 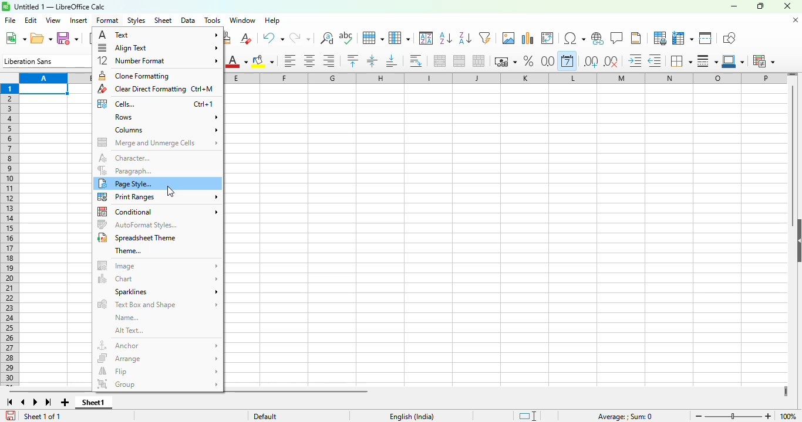 I want to click on rows, so click(x=166, y=117).